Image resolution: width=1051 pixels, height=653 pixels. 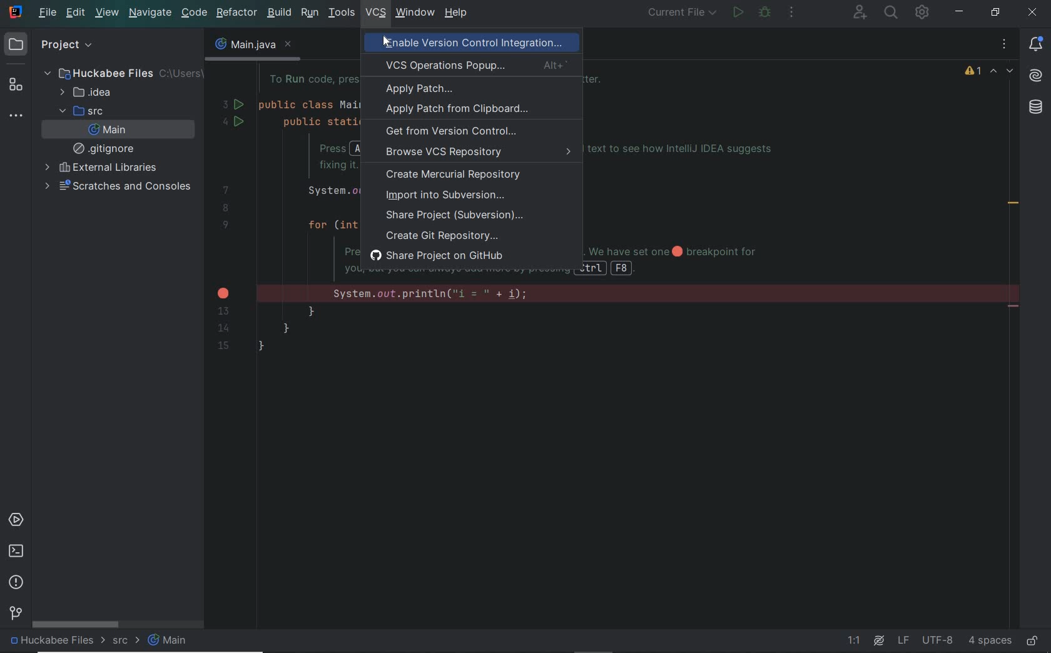 What do you see at coordinates (937, 640) in the screenshot?
I see `file encoding` at bounding box center [937, 640].